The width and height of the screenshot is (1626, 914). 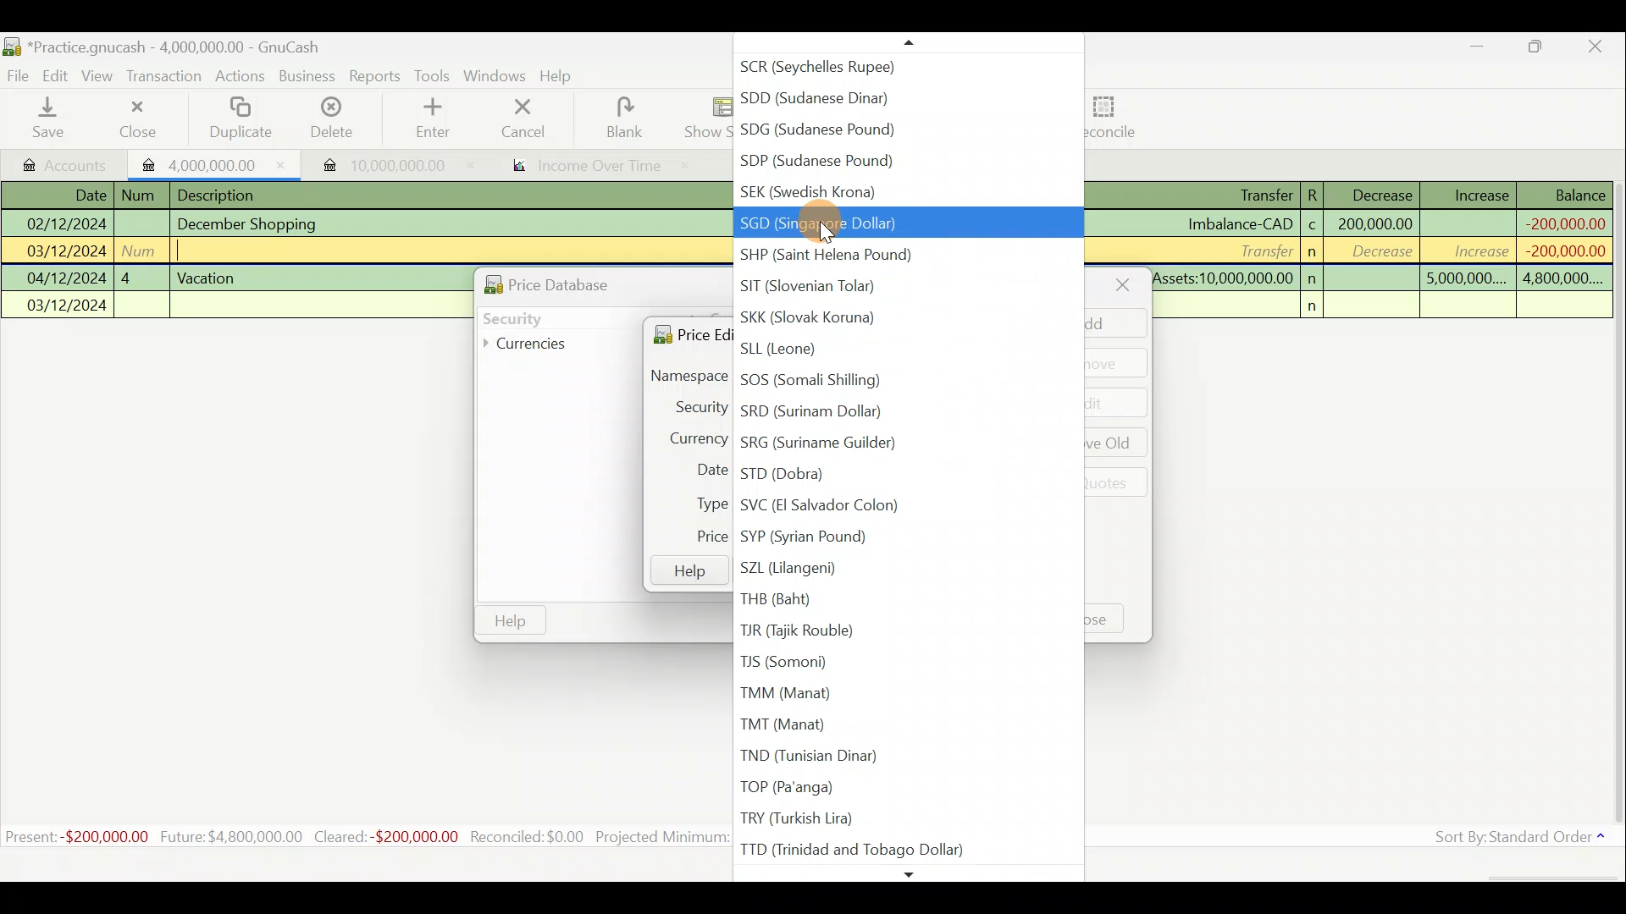 What do you see at coordinates (374, 76) in the screenshot?
I see `Reports` at bounding box center [374, 76].